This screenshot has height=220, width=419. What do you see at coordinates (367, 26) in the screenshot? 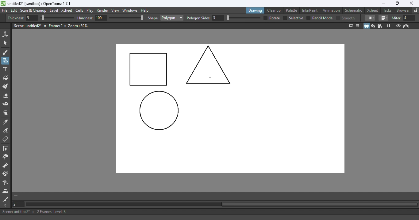
I see `Camera stand view` at bounding box center [367, 26].